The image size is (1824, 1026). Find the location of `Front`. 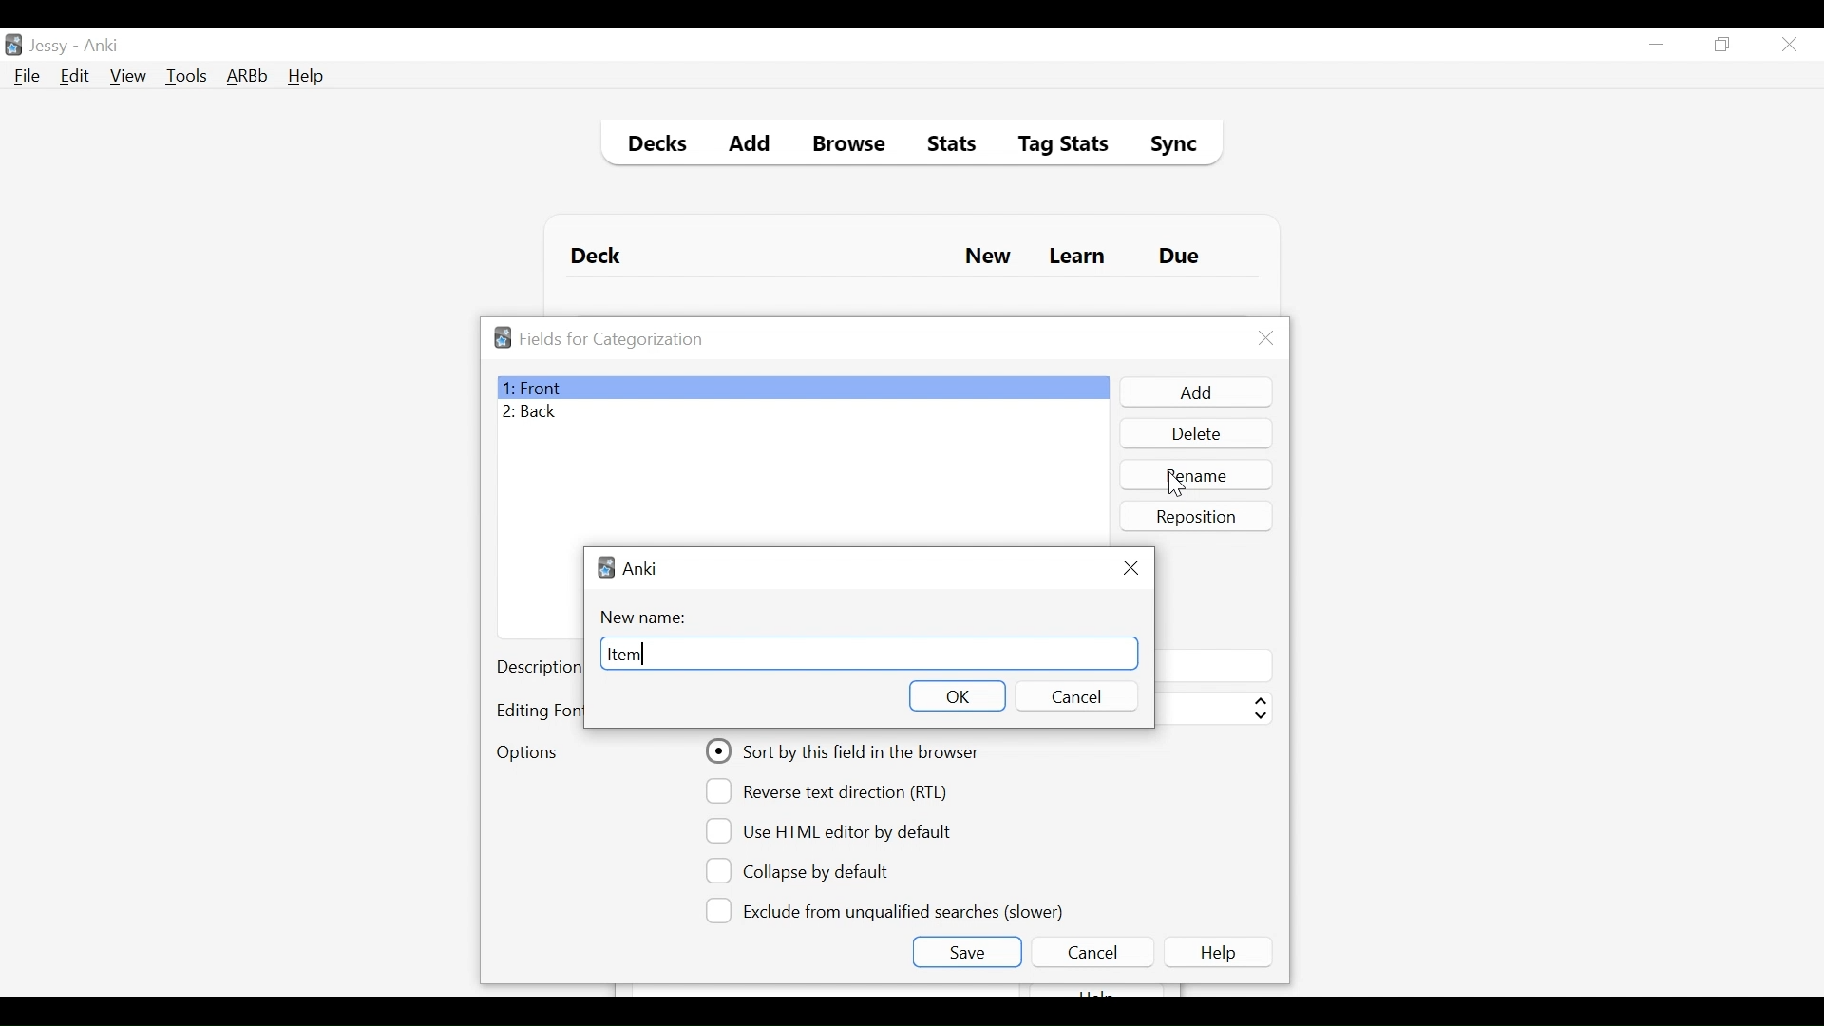

Front is located at coordinates (802, 388).